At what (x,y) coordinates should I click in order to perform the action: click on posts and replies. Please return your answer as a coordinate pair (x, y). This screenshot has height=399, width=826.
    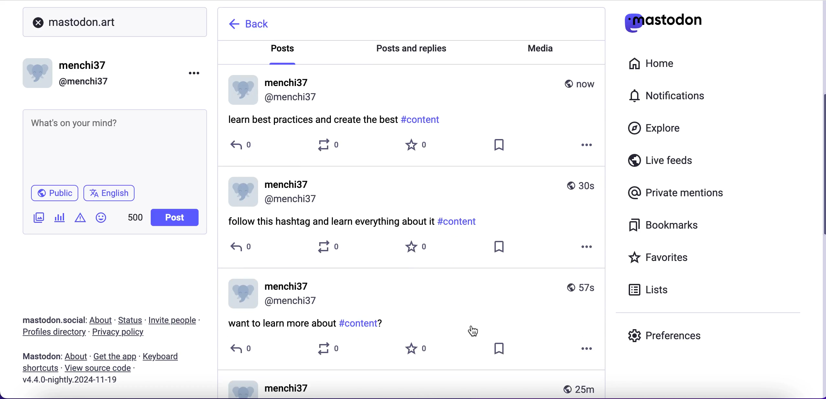
    Looking at the image, I should click on (411, 49).